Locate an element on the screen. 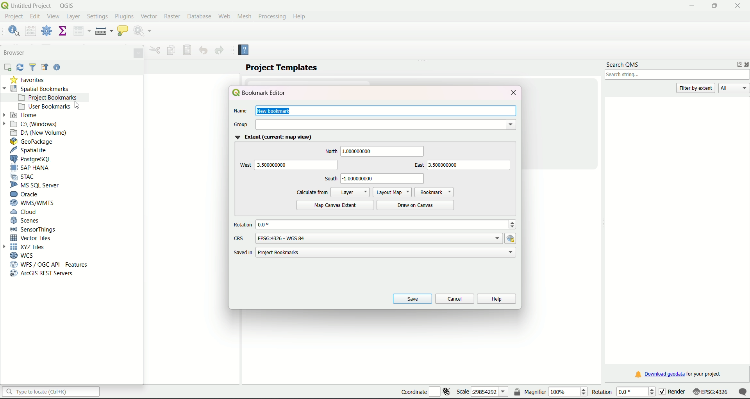  XYZ Tiles is located at coordinates (27, 247).